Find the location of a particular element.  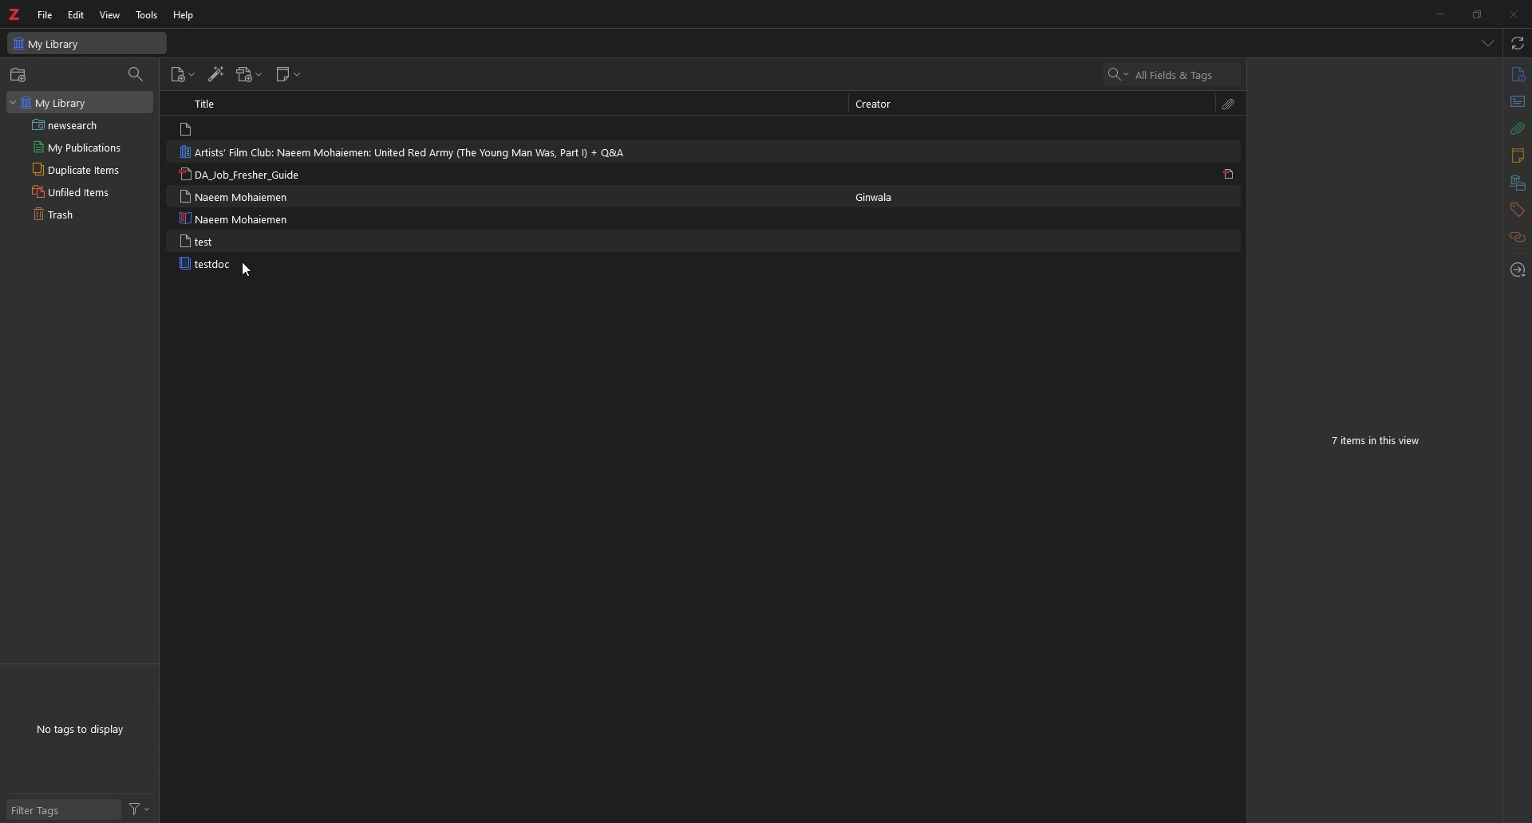

Minimize is located at coordinates (1439, 14).